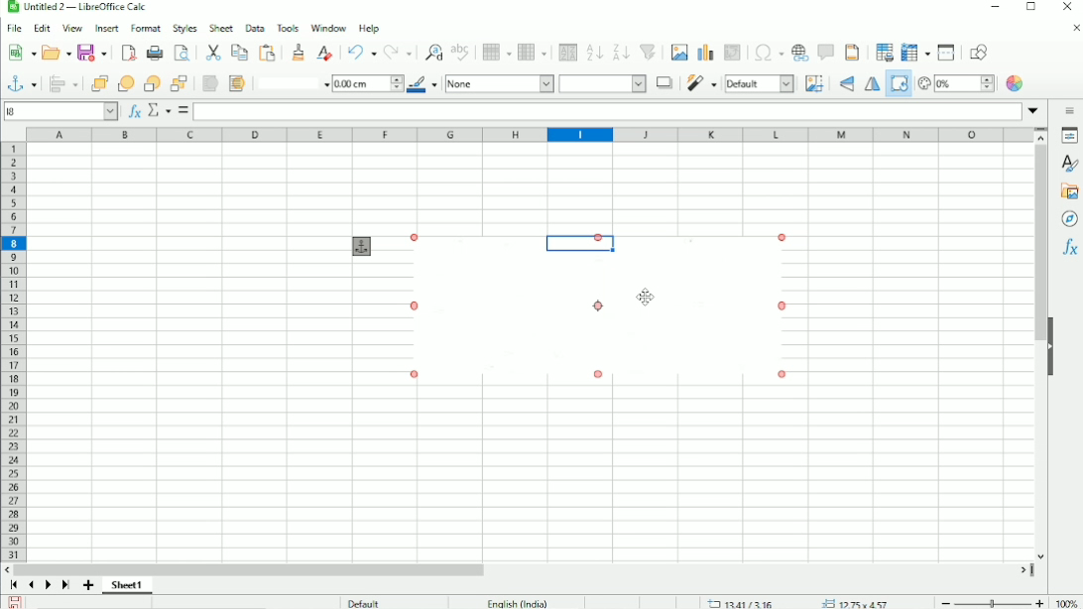 The image size is (1083, 609). What do you see at coordinates (182, 110) in the screenshot?
I see `Formula` at bounding box center [182, 110].